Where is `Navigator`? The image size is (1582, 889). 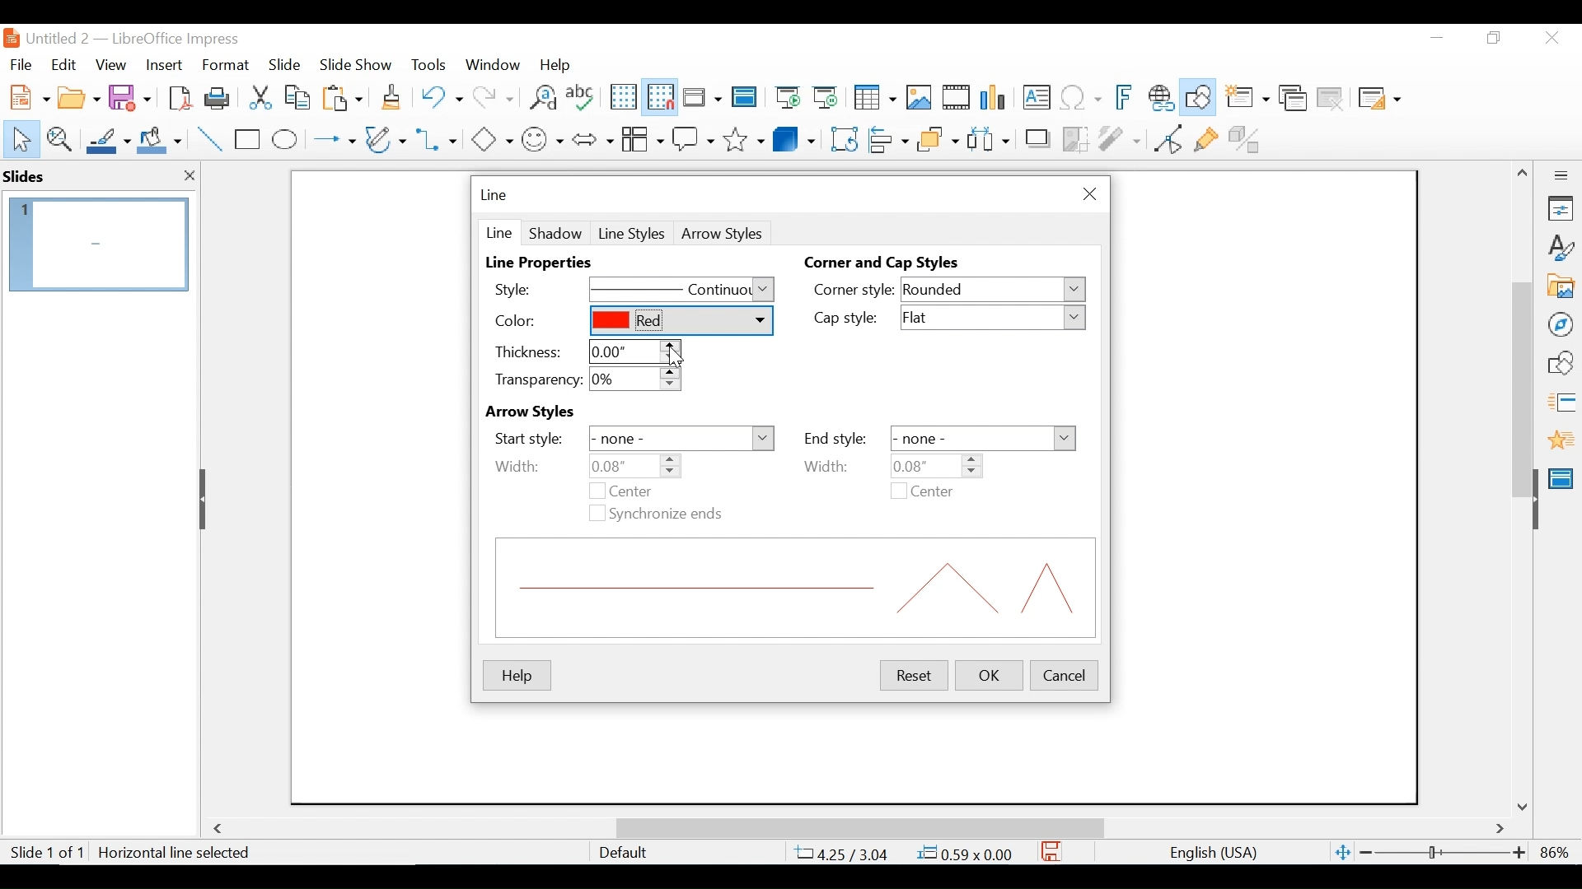
Navigator is located at coordinates (1560, 323).